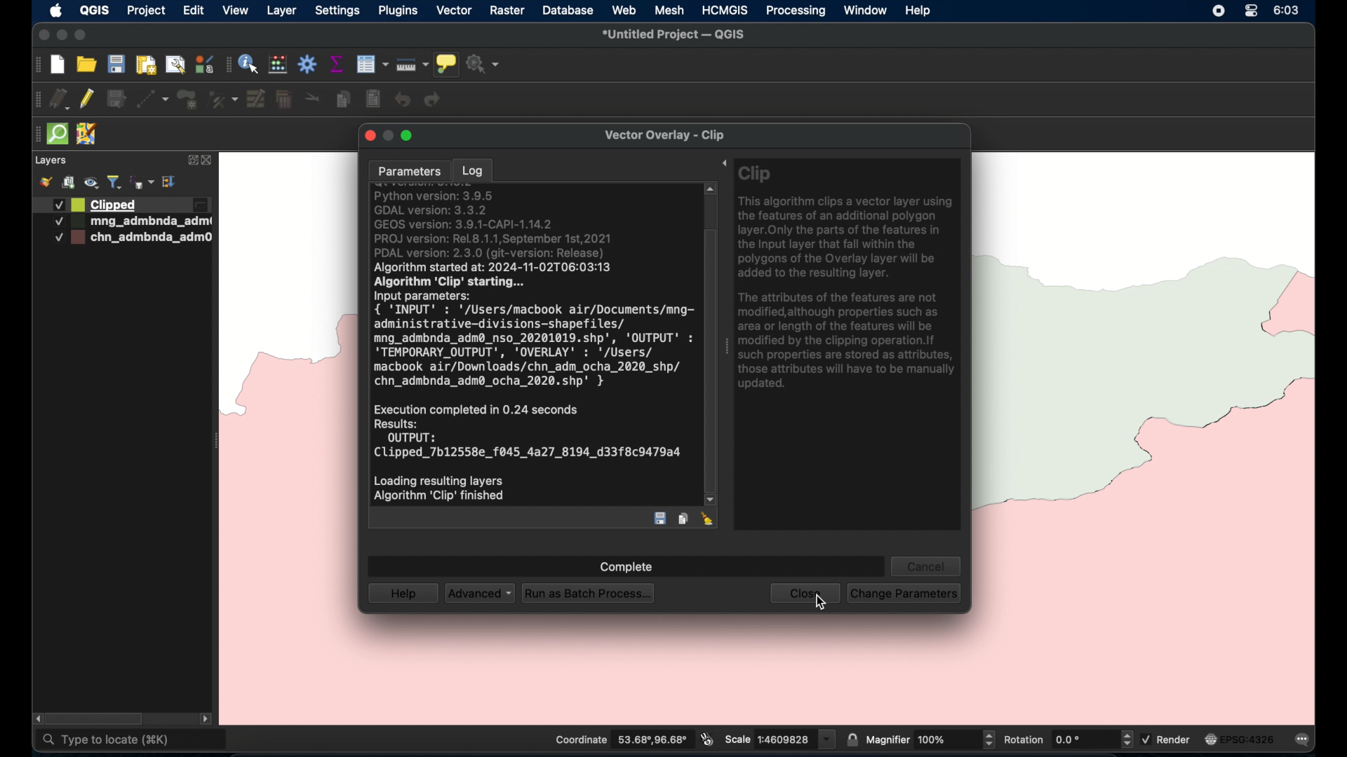 The height and width of the screenshot is (757, 1347). What do you see at coordinates (93, 183) in the screenshot?
I see `manage map theme` at bounding box center [93, 183].